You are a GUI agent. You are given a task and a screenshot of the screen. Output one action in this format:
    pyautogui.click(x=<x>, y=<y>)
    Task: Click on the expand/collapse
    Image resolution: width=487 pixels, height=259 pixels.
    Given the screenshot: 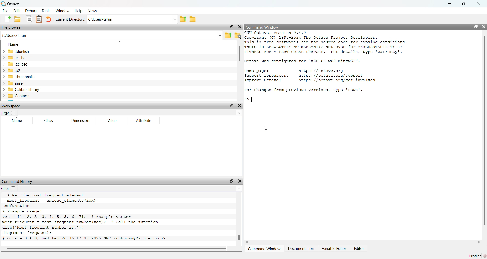 What is the action you would take?
    pyautogui.click(x=3, y=96)
    